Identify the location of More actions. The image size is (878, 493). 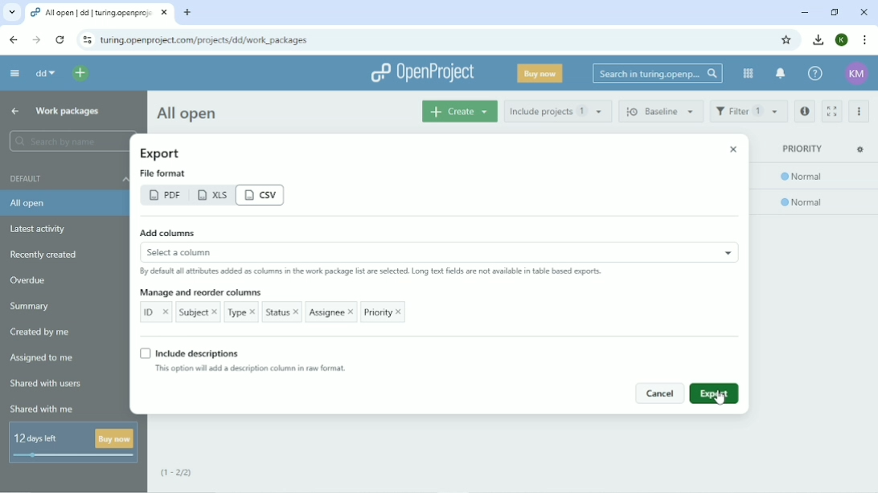
(859, 112).